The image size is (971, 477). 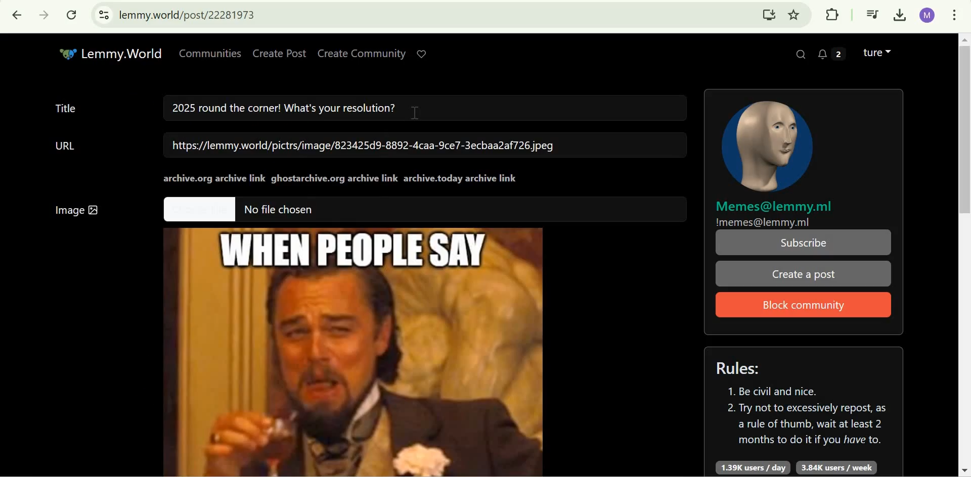 I want to click on Subscribe, so click(x=805, y=243).